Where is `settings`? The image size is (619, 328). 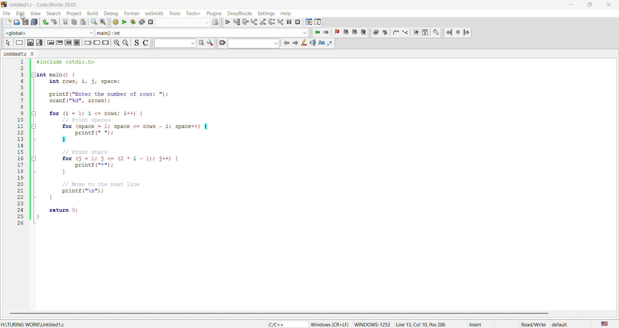 settings is located at coordinates (265, 13).